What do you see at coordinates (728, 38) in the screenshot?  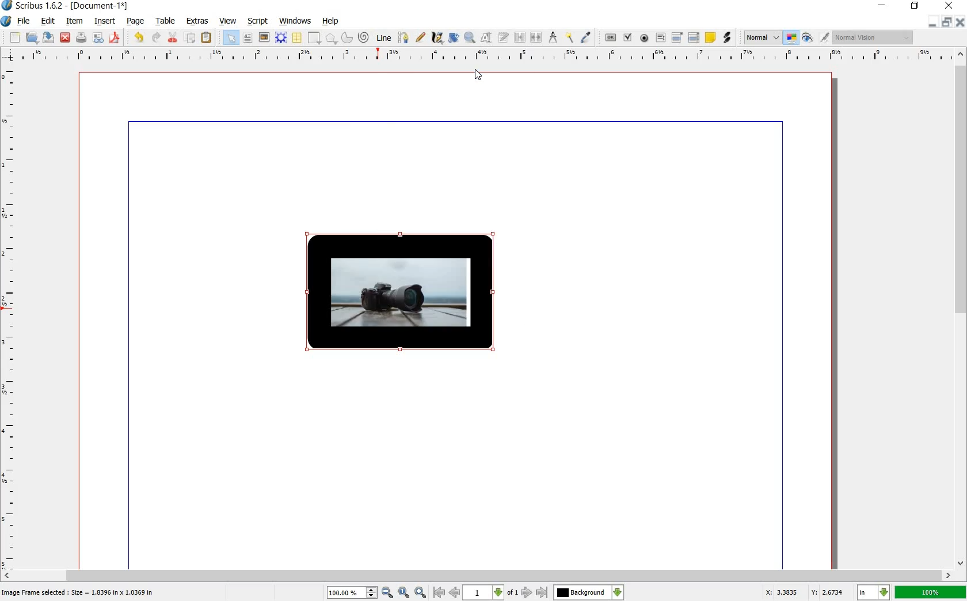 I see `link annotation` at bounding box center [728, 38].